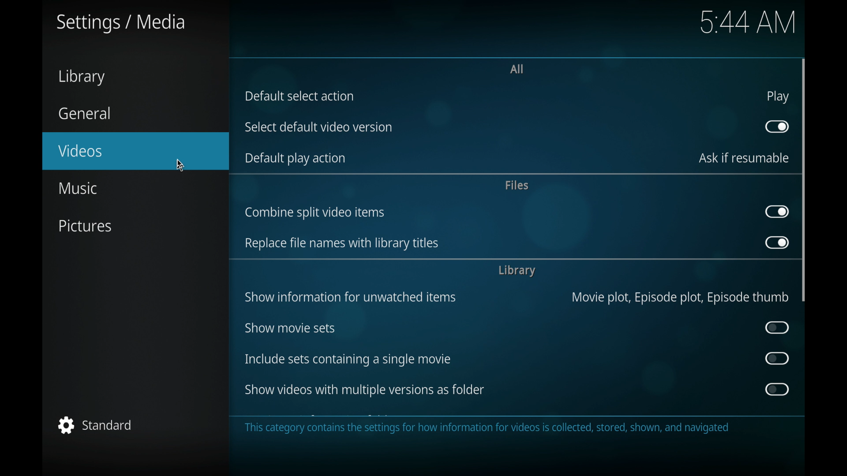 The height and width of the screenshot is (476, 847). I want to click on files, so click(516, 186).